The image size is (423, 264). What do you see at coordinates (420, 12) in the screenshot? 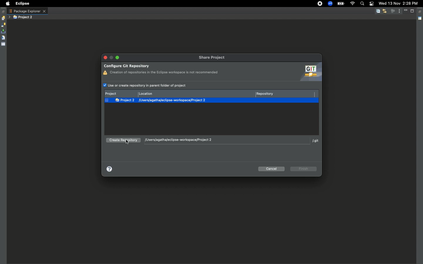
I see `Restore` at bounding box center [420, 12].